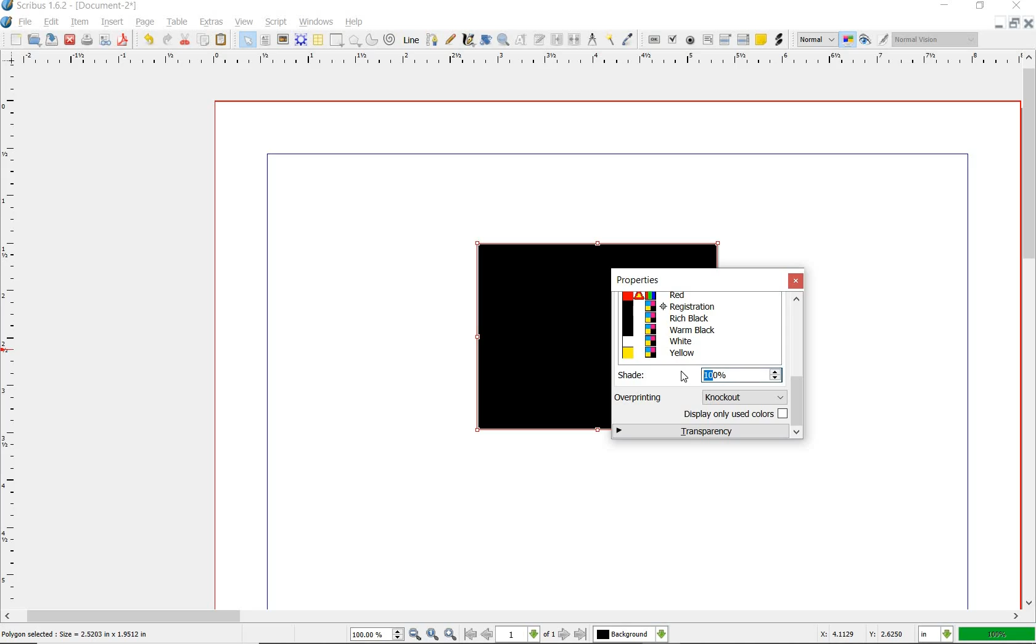 Image resolution: width=1036 pixels, height=644 pixels. What do you see at coordinates (221, 41) in the screenshot?
I see `paste` at bounding box center [221, 41].